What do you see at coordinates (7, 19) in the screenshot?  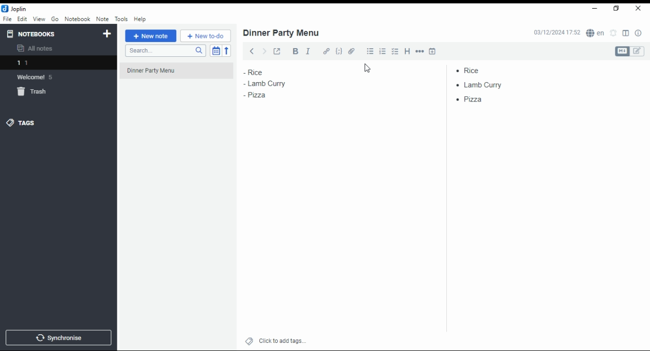 I see `file` at bounding box center [7, 19].